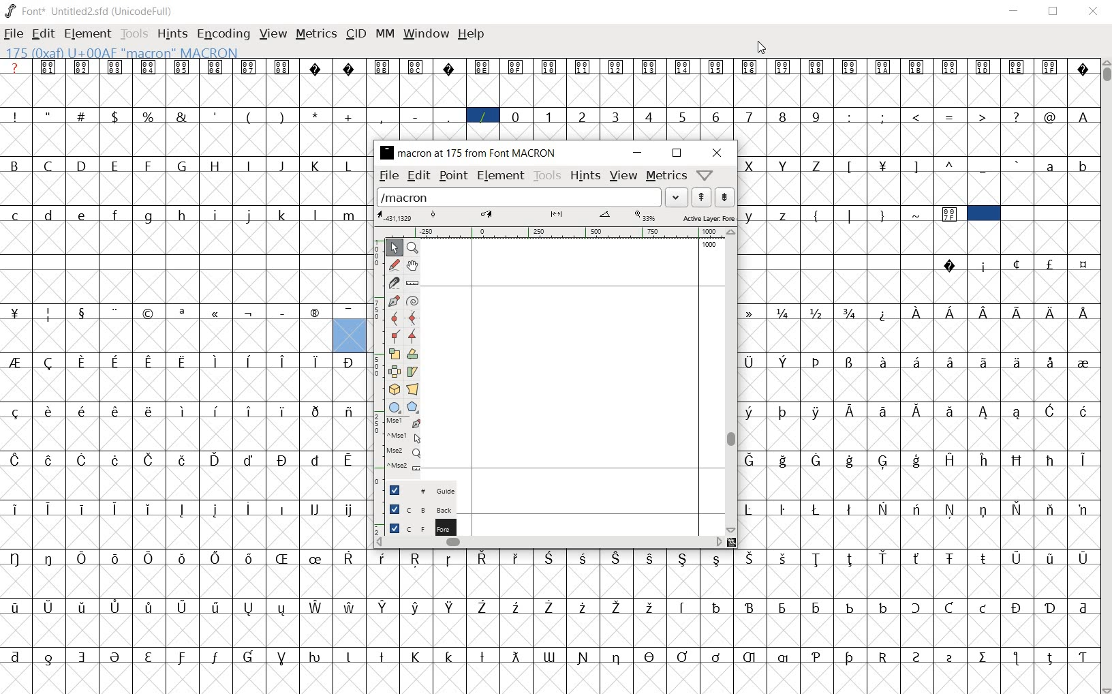 The width and height of the screenshot is (1112, 694). Describe the element at coordinates (350, 459) in the screenshot. I see `Symbol` at that location.